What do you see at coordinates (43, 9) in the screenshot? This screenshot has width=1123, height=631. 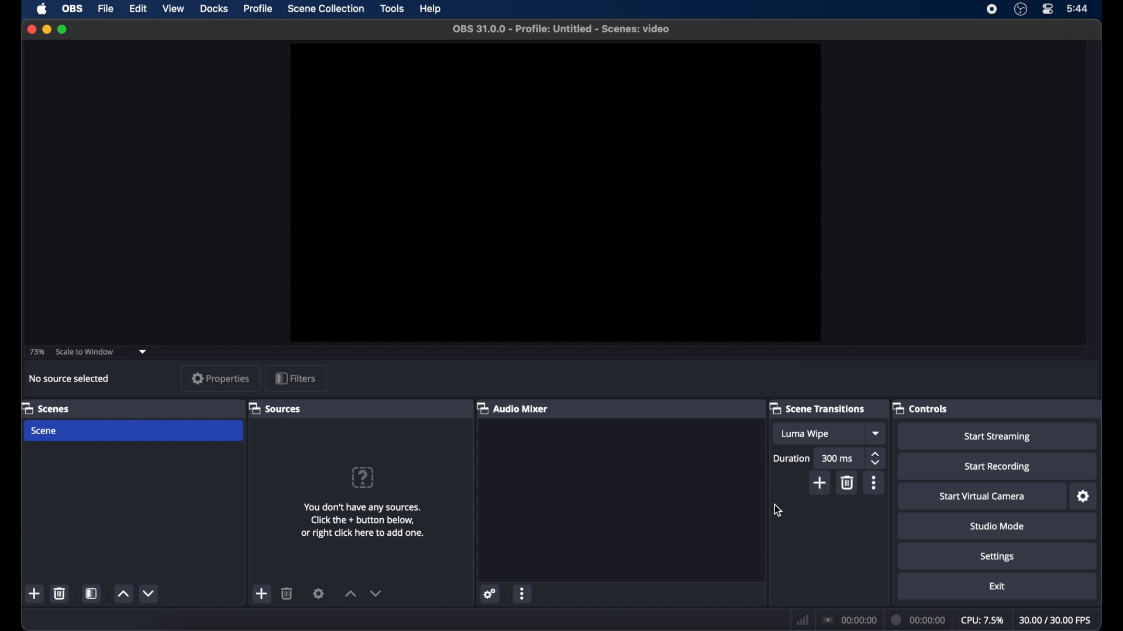 I see `apple icon` at bounding box center [43, 9].